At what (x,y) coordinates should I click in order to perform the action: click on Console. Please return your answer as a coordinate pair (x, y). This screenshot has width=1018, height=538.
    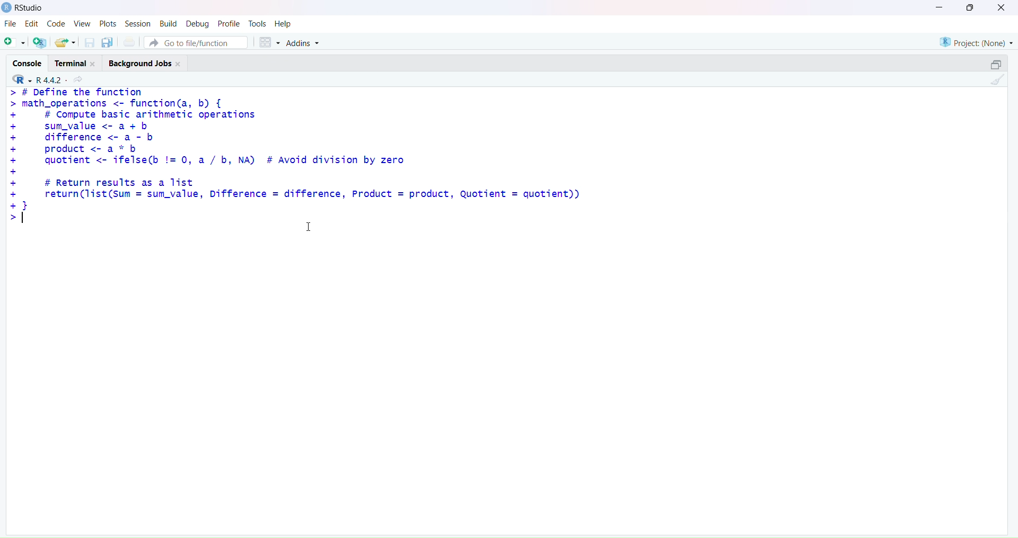
    Looking at the image, I should click on (27, 63).